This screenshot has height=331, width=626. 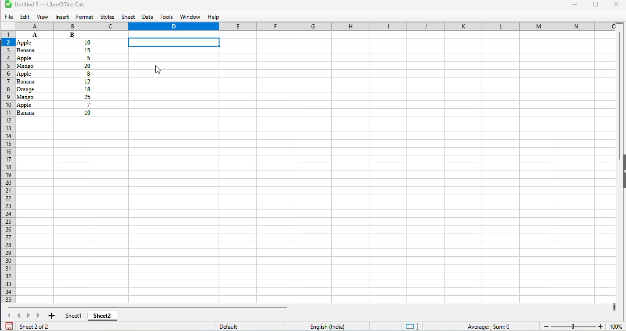 I want to click on current celll, so click(x=174, y=42).